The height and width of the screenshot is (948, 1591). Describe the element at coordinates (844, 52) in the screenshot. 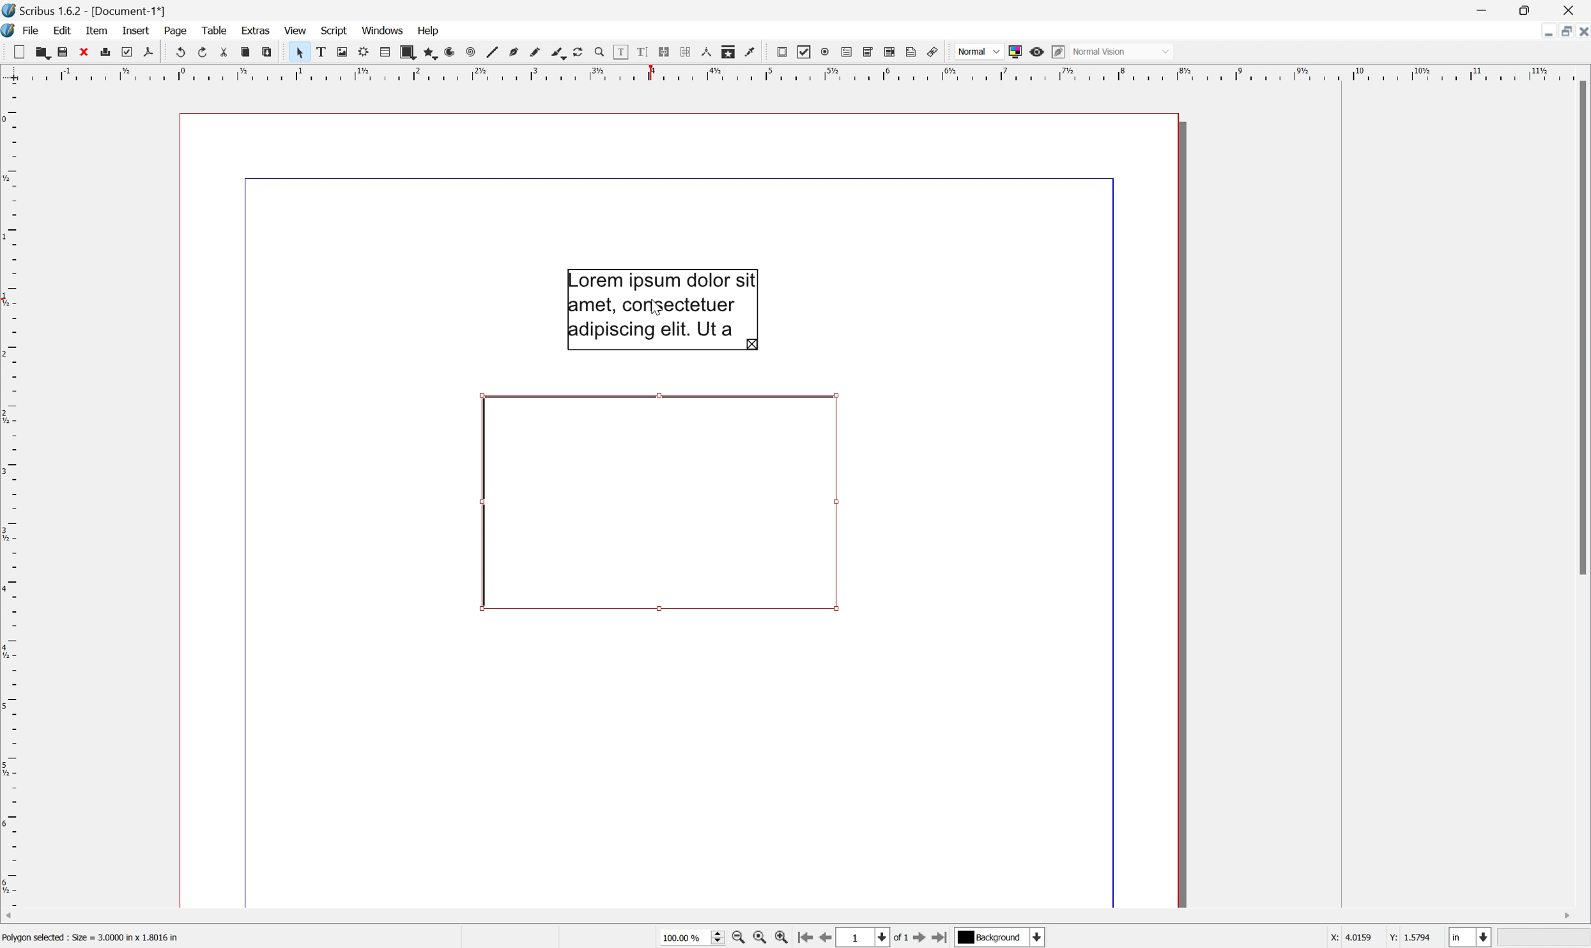

I see `PDF text field` at that location.